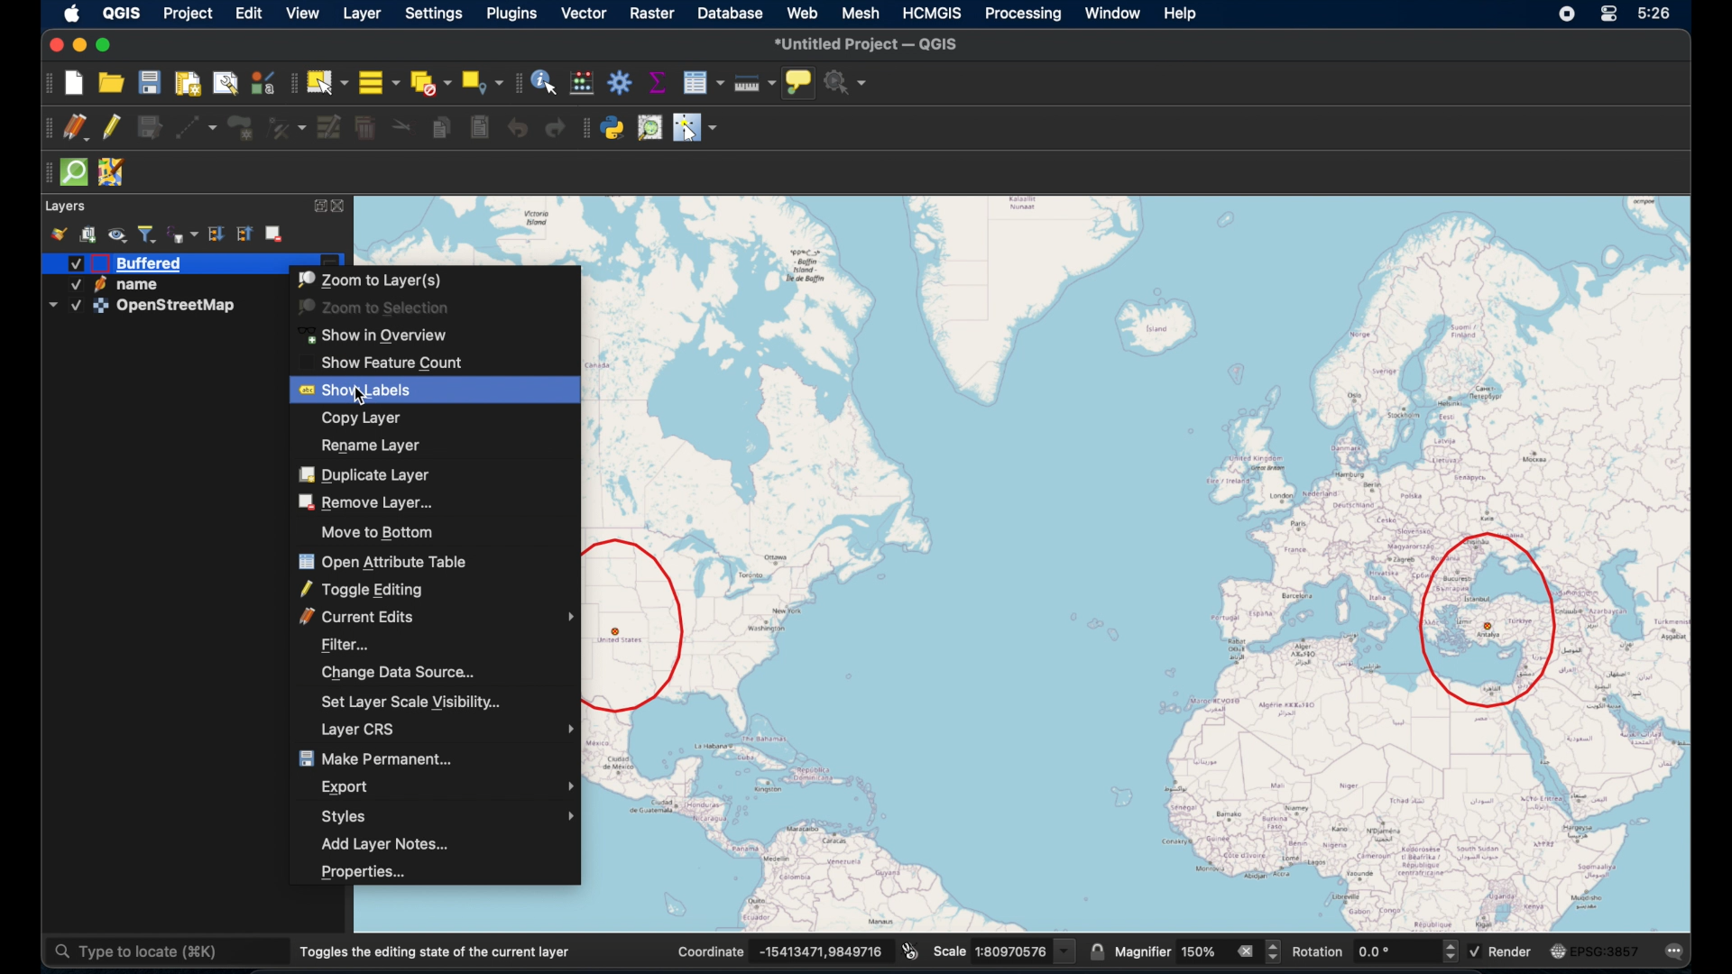  What do you see at coordinates (451, 816) in the screenshot?
I see `styles menu` at bounding box center [451, 816].